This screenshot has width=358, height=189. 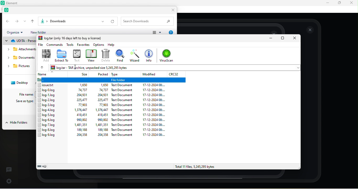 I want to click on up to previous folder, so click(x=33, y=21).